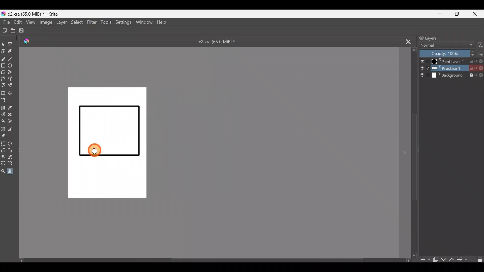 The height and width of the screenshot is (272, 484). I want to click on Dynamic brush tool, so click(3, 84).